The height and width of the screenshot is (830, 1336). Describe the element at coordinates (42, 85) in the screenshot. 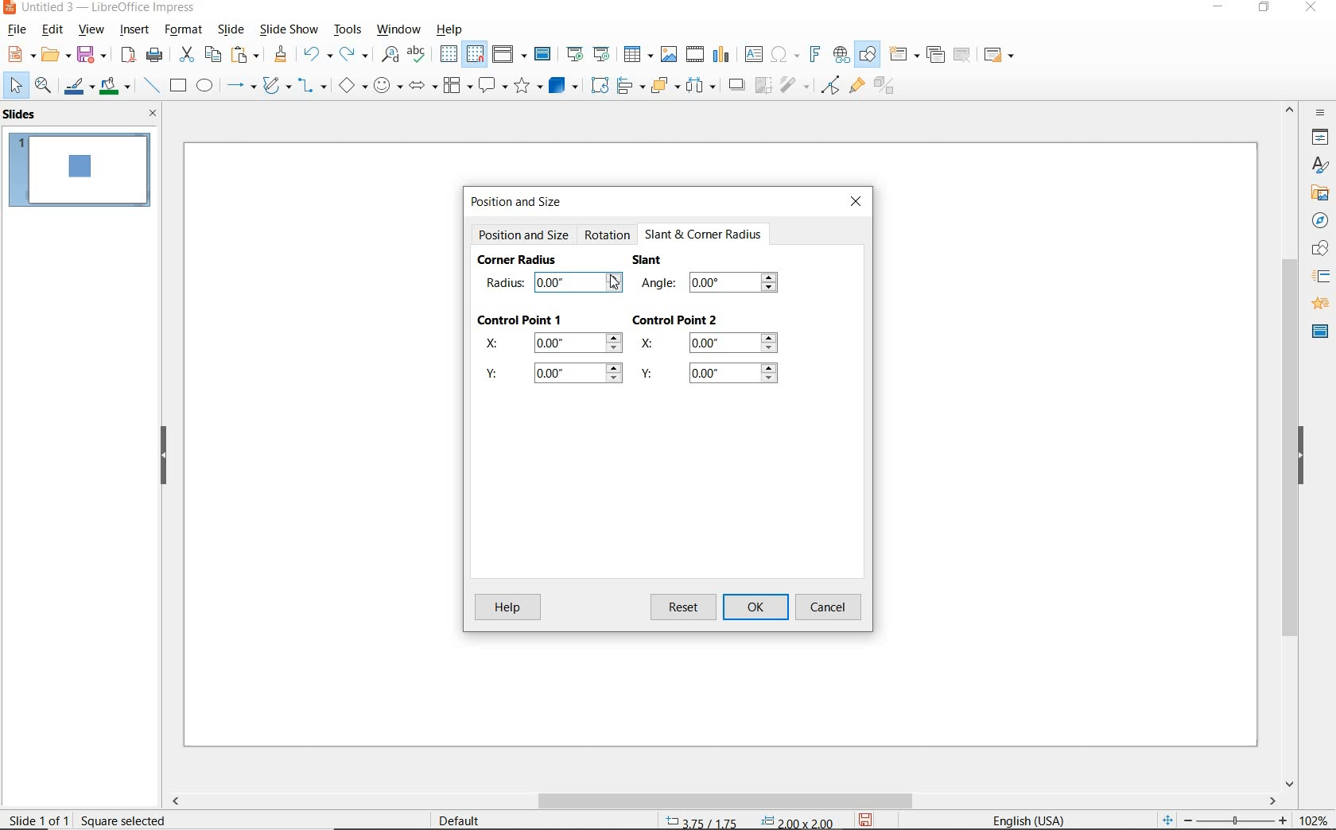

I see `zoom & pan` at that location.